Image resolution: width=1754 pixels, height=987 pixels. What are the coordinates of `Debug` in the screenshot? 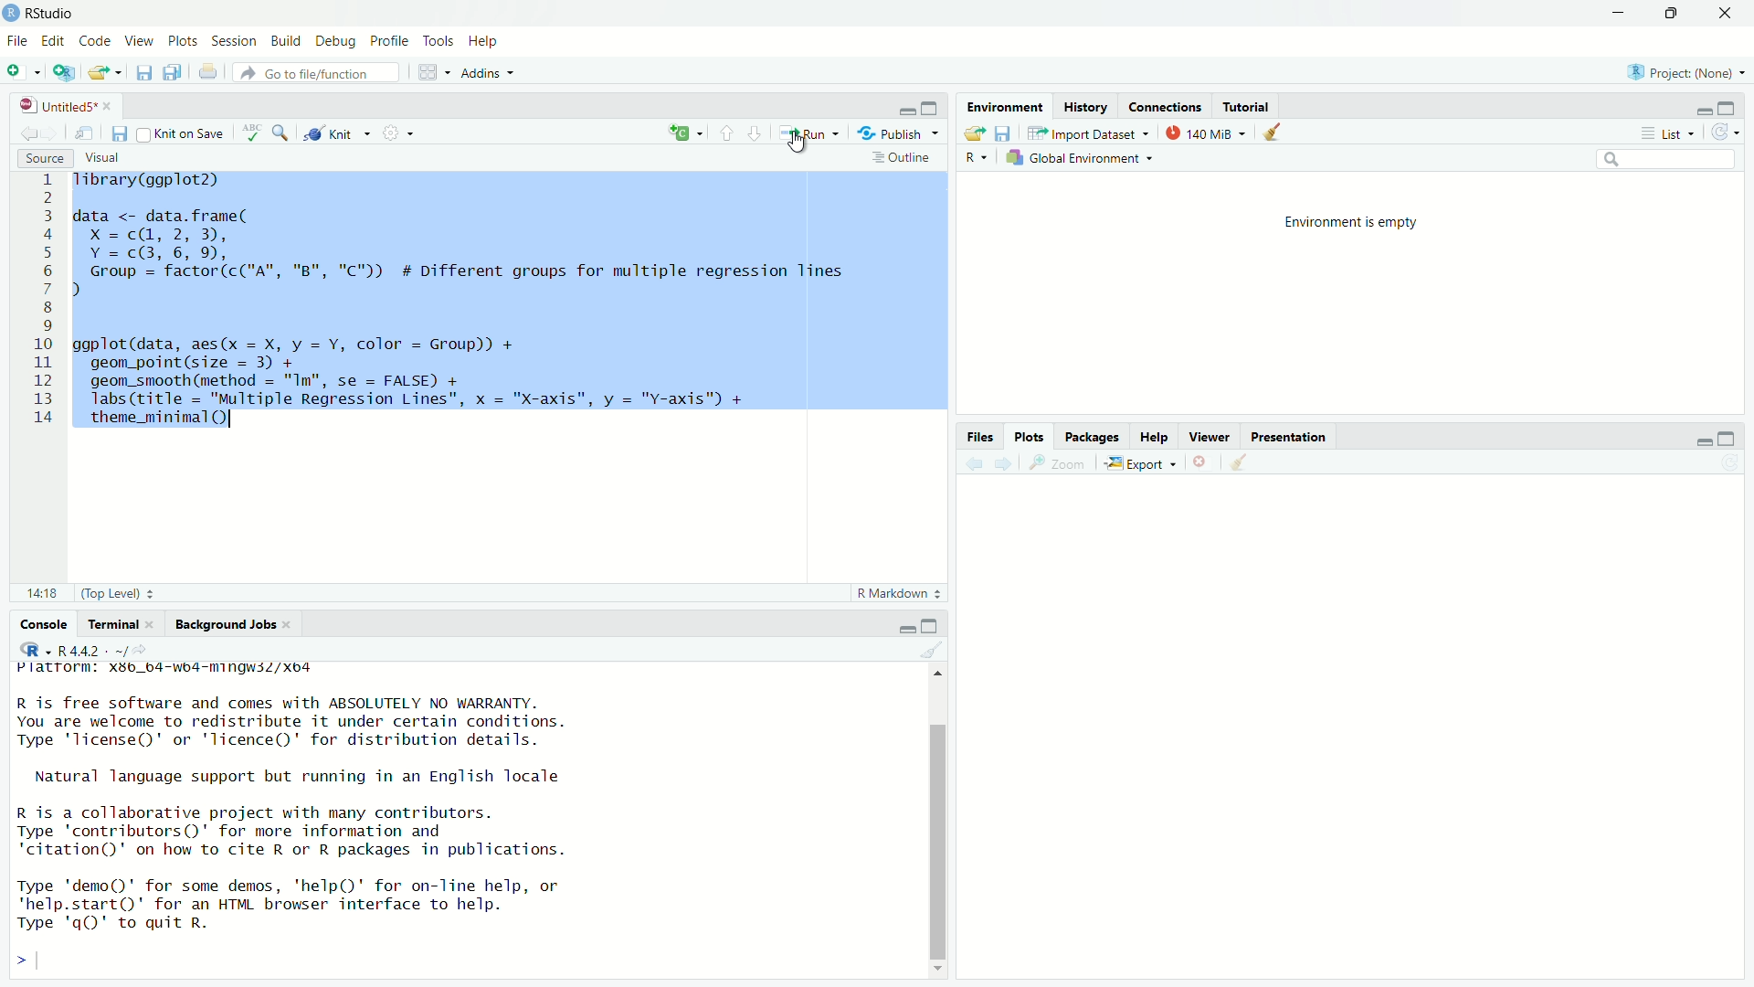 It's located at (334, 42).